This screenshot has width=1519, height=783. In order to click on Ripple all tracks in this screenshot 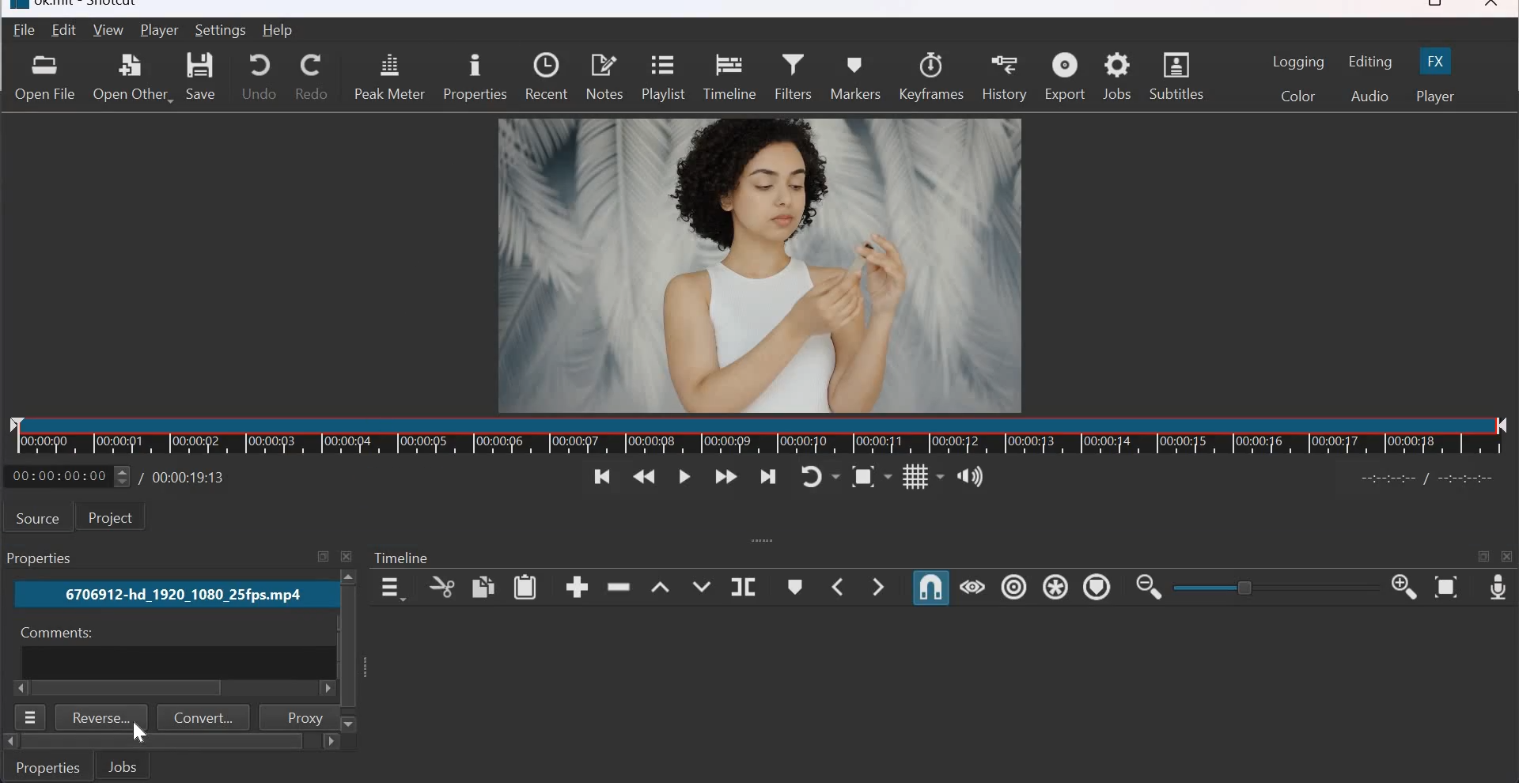, I will do `click(1055, 586)`.